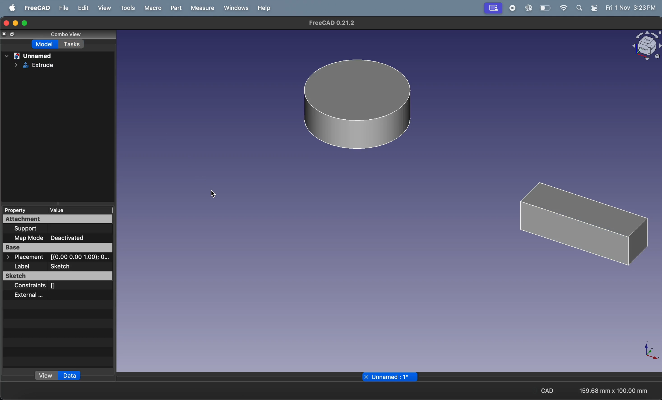 Image resolution: width=662 pixels, height=400 pixels. What do you see at coordinates (387, 377) in the screenshot?
I see `file name` at bounding box center [387, 377].